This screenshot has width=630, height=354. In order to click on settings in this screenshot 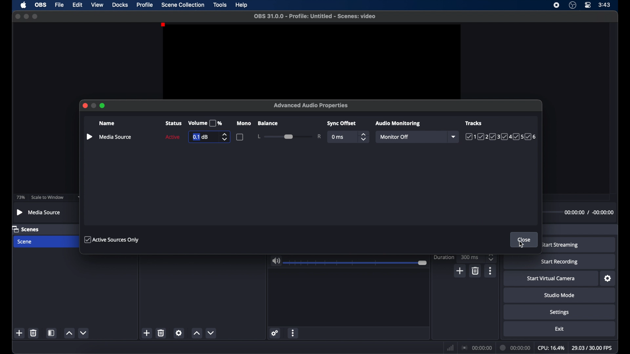, I will do `click(608, 278)`.